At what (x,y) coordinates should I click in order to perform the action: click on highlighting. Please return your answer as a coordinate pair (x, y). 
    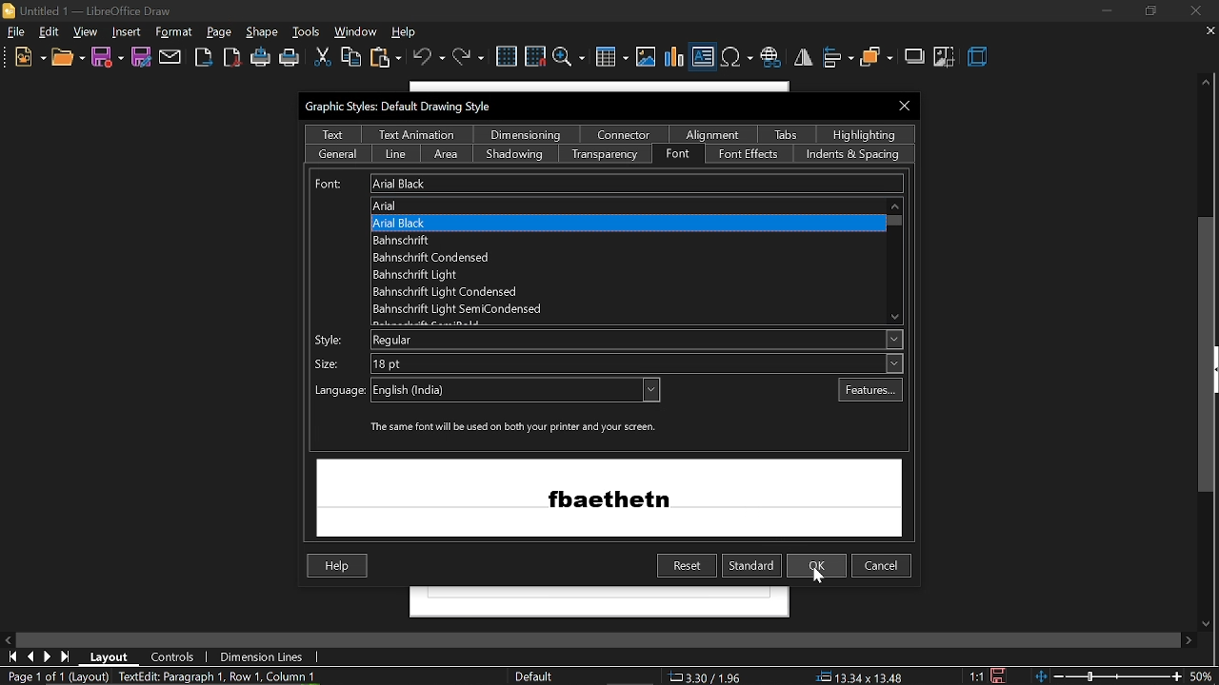
    Looking at the image, I should click on (867, 134).